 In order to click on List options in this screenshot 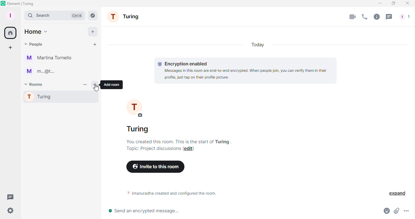, I will do `click(84, 84)`.